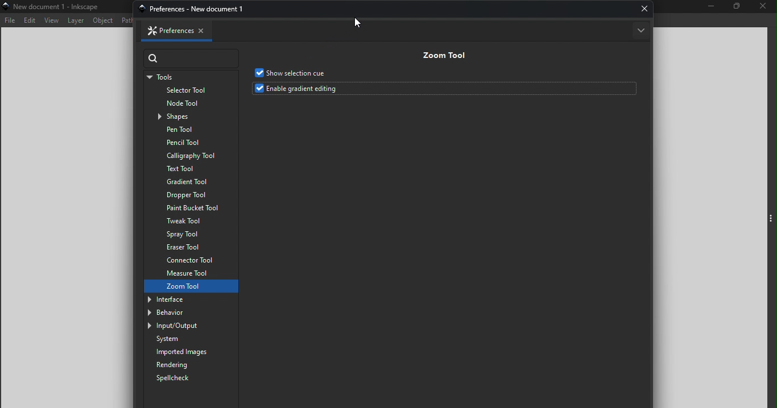 Image resolution: width=777 pixels, height=408 pixels. What do you see at coordinates (75, 22) in the screenshot?
I see `Layer` at bounding box center [75, 22].